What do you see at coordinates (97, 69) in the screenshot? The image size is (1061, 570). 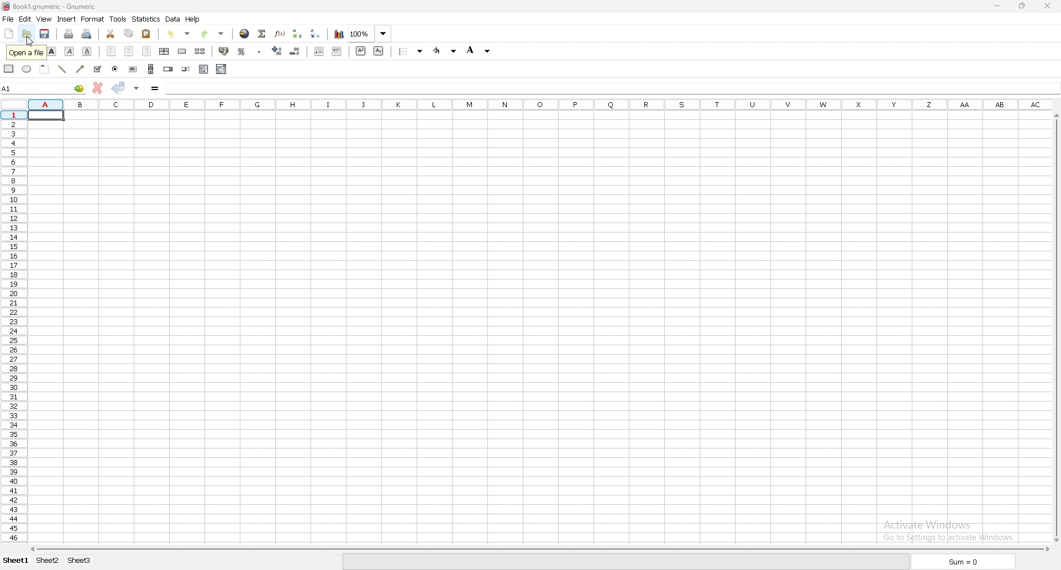 I see `tick box` at bounding box center [97, 69].